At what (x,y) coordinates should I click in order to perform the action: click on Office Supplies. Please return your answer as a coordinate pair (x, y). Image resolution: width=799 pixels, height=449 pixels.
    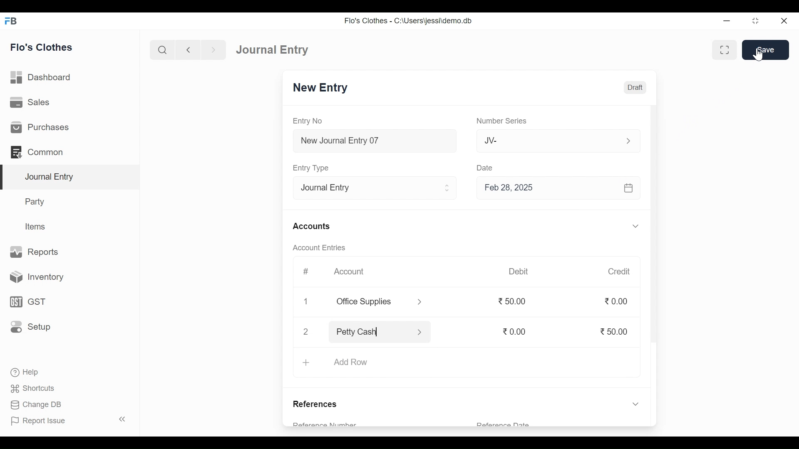
    Looking at the image, I should click on (370, 302).